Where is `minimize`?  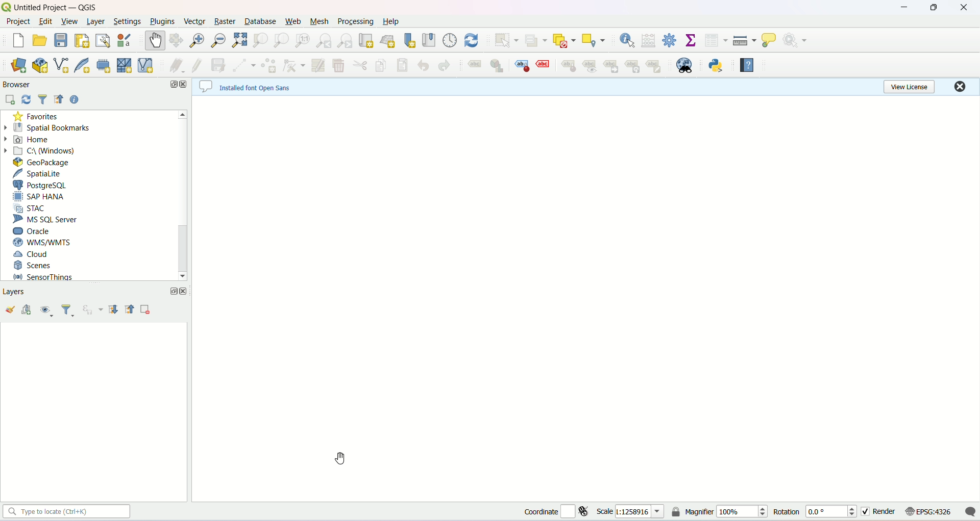 minimize is located at coordinates (902, 10).